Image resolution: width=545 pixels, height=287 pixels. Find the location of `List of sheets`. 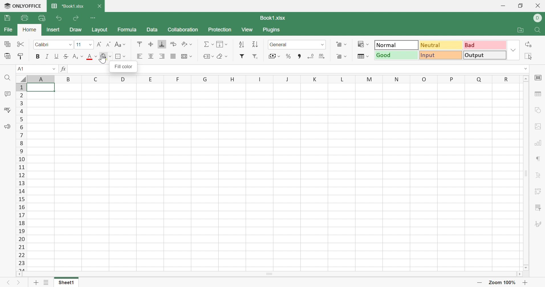

List of sheets is located at coordinates (46, 282).